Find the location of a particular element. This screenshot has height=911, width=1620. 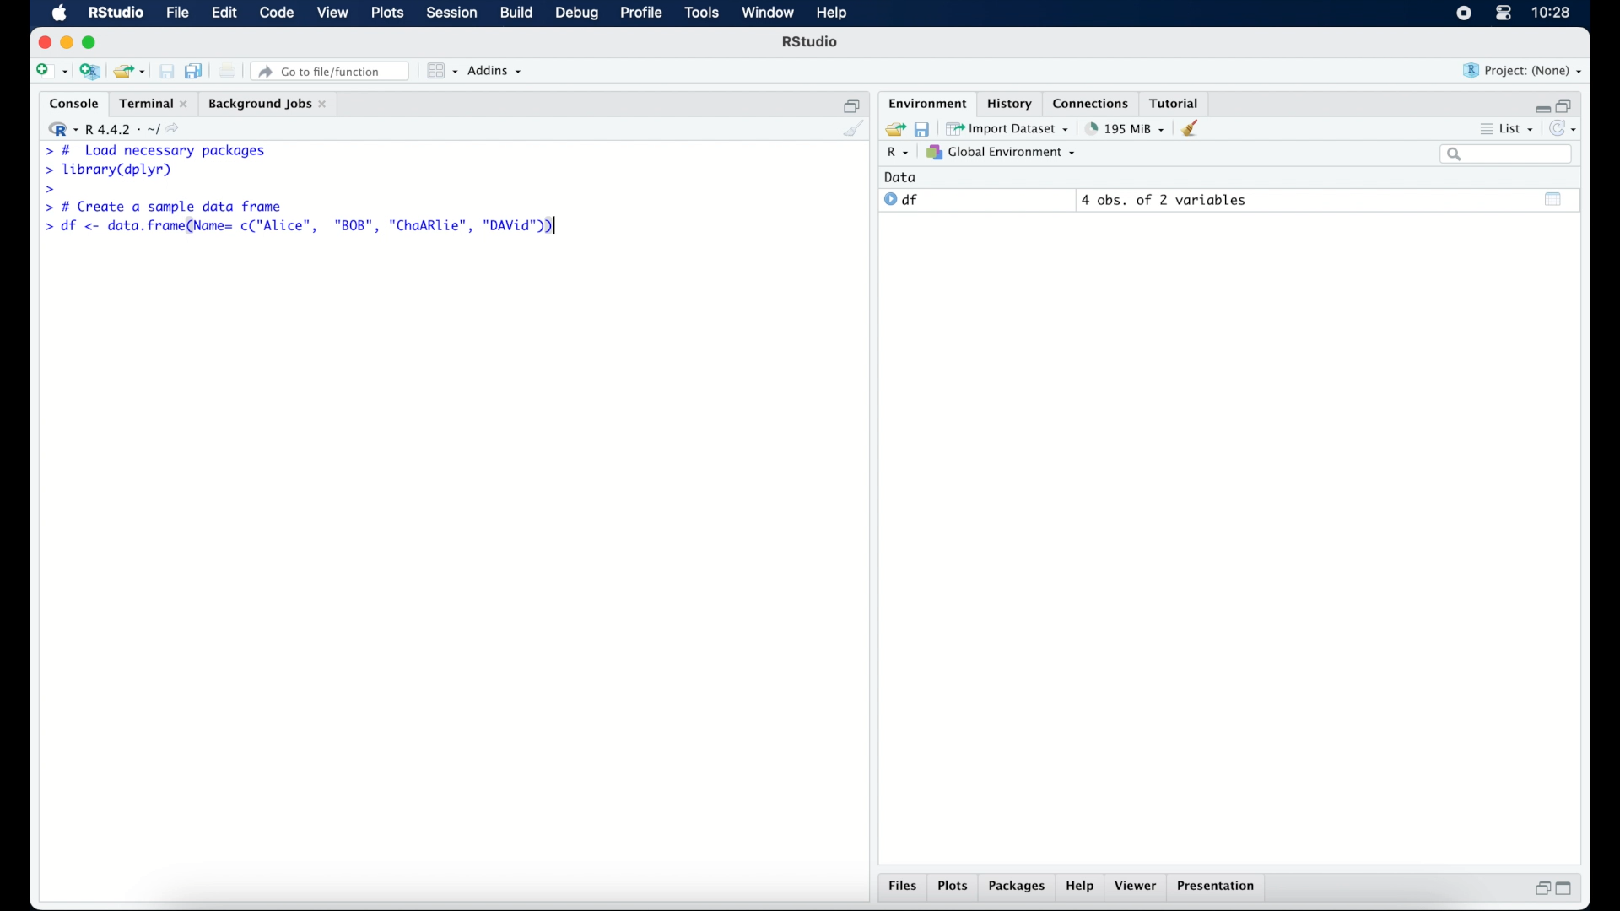

file is located at coordinates (175, 13).